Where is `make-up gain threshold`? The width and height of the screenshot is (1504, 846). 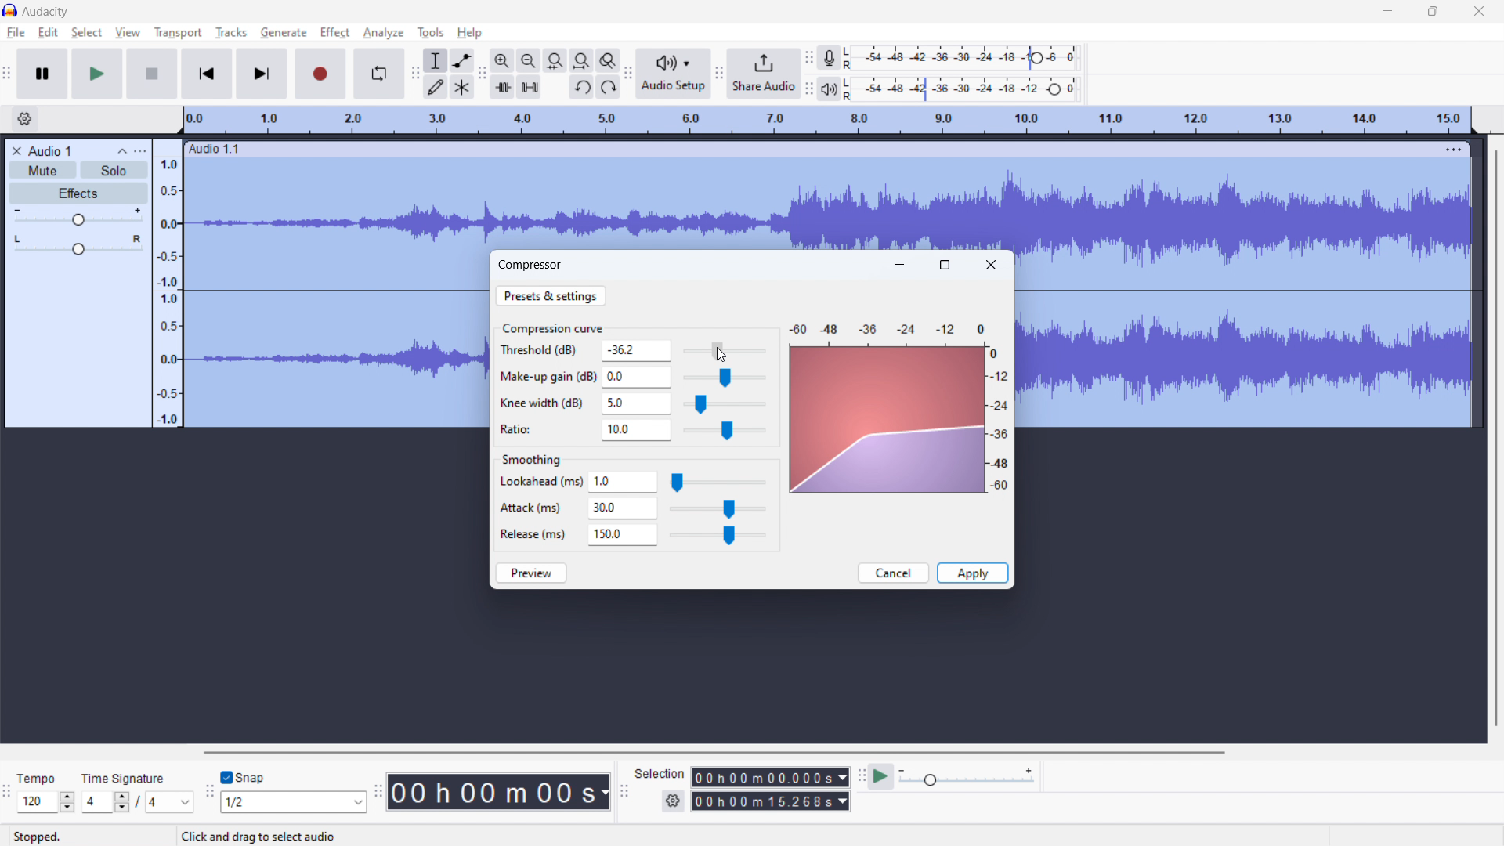 make-up gain threshold is located at coordinates (724, 378).